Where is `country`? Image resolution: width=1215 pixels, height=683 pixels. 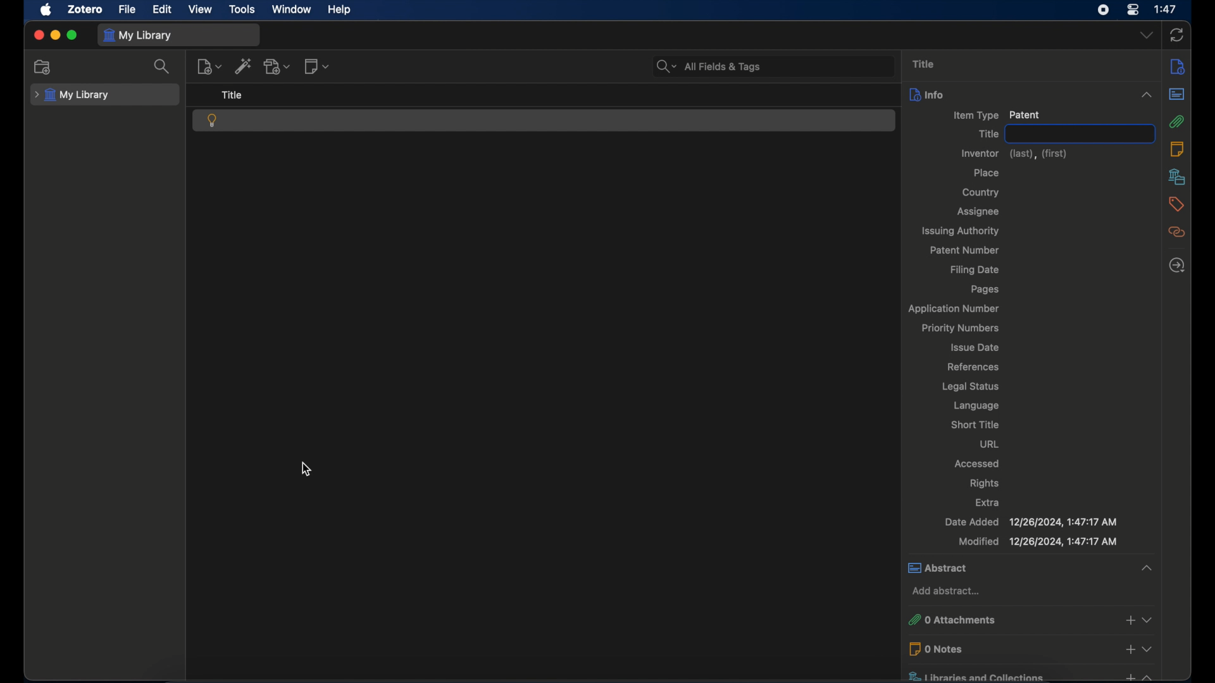 country is located at coordinates (983, 193).